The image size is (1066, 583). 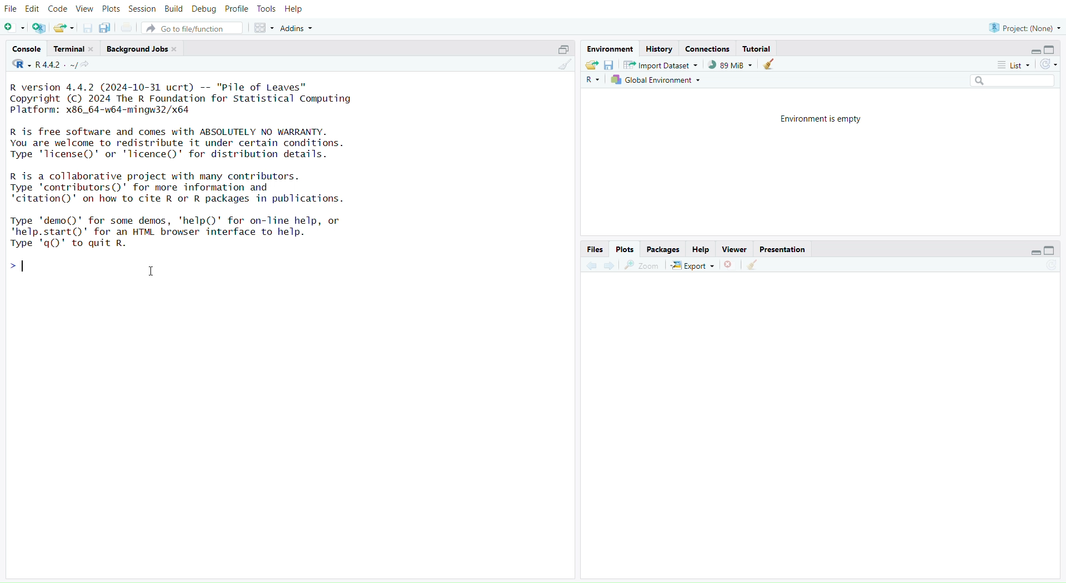 What do you see at coordinates (730, 65) in the screenshot?
I see `89kib used by R session (Source: Windows System)` at bounding box center [730, 65].